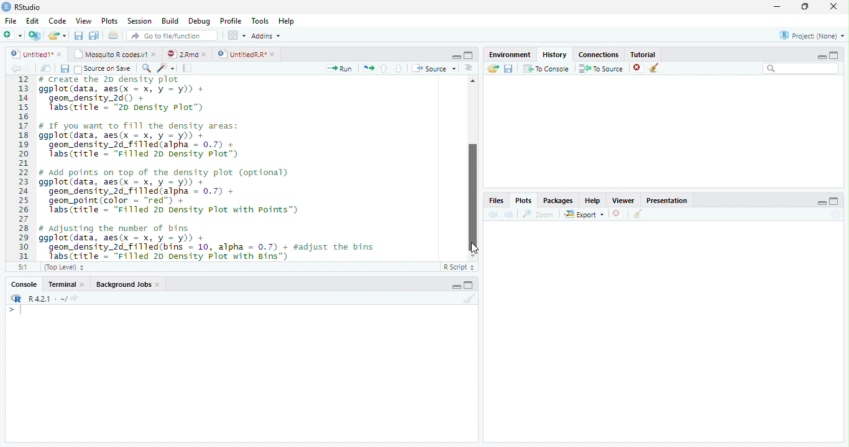 This screenshot has height=447, width=849. What do you see at coordinates (241, 53) in the screenshot?
I see `UnttiedR Rr”` at bounding box center [241, 53].